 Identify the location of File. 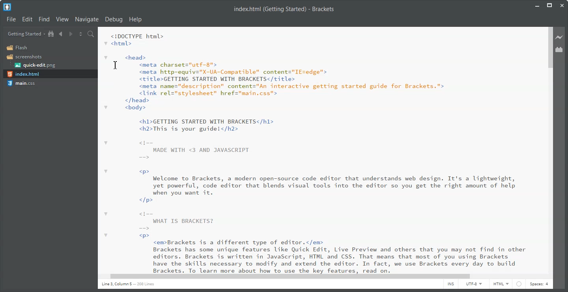
(11, 19).